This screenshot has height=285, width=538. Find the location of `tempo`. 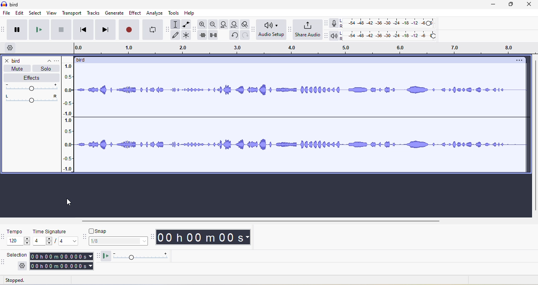

tempo is located at coordinates (19, 238).